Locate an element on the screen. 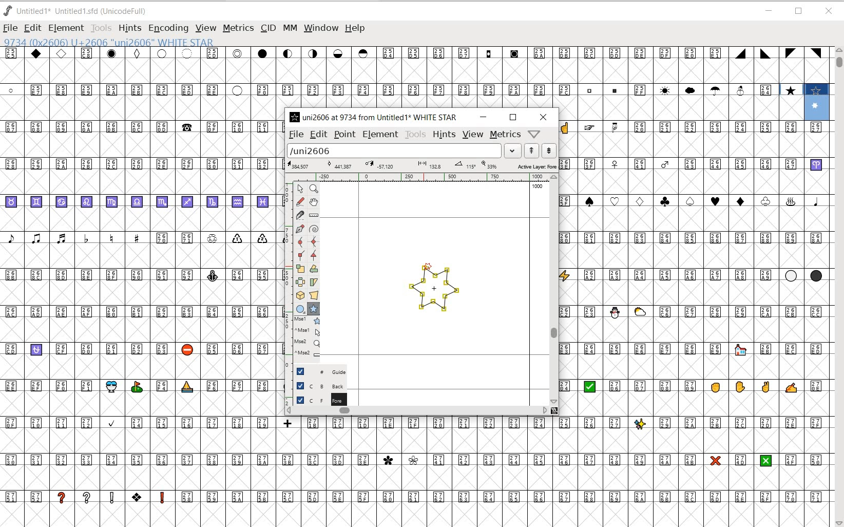 The width and height of the screenshot is (844, 527). RESTORE is located at coordinates (513, 118).